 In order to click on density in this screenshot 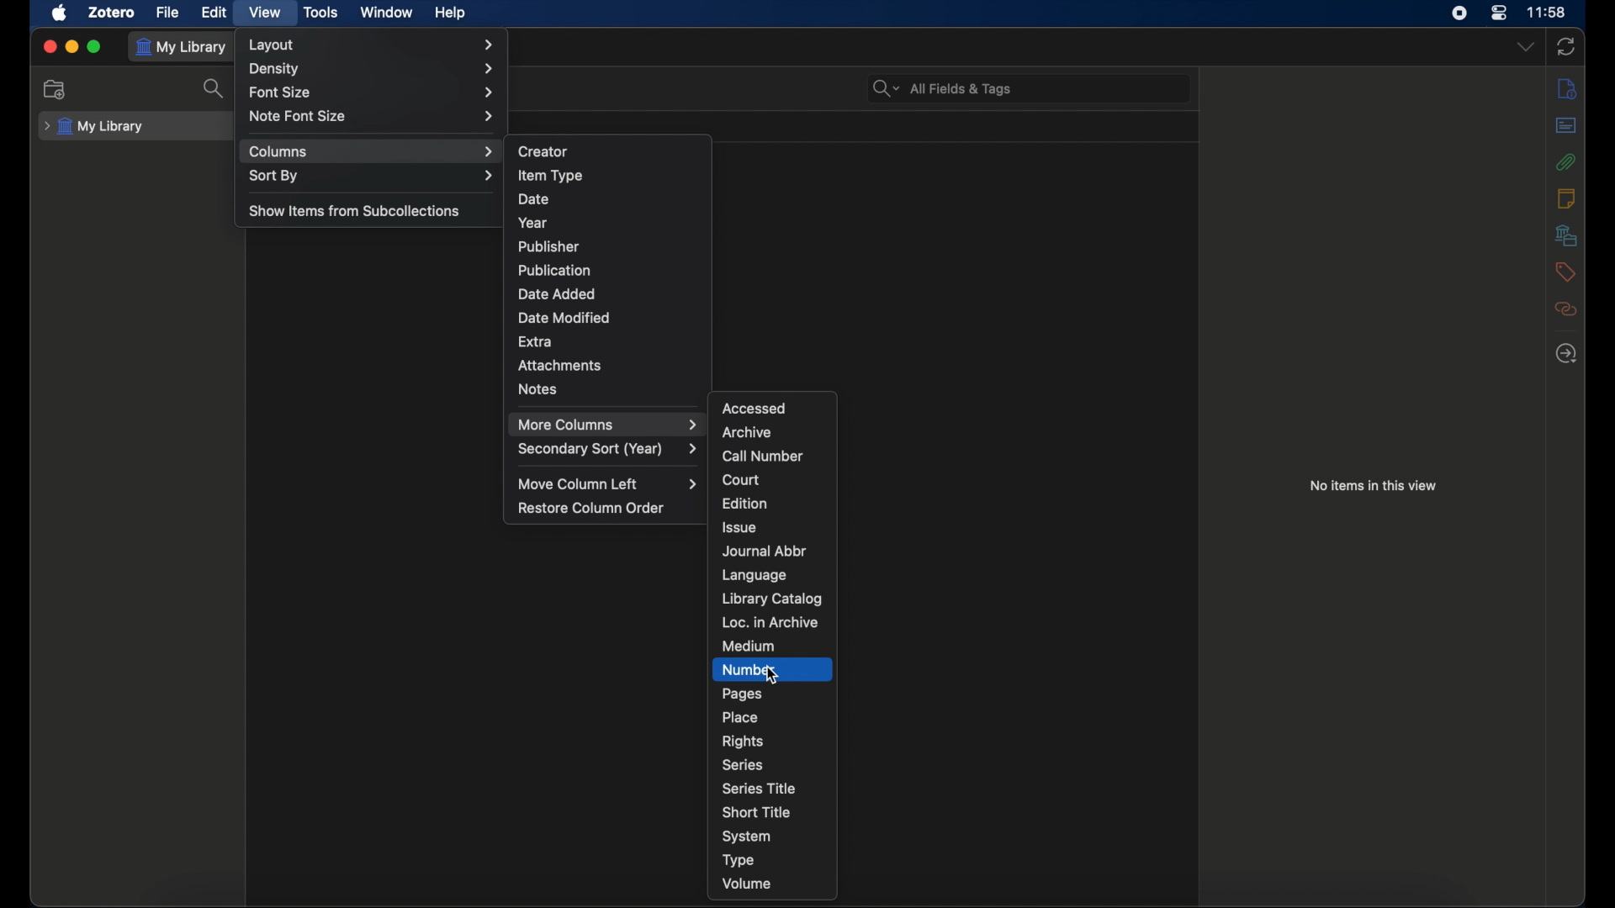, I will do `click(372, 70)`.